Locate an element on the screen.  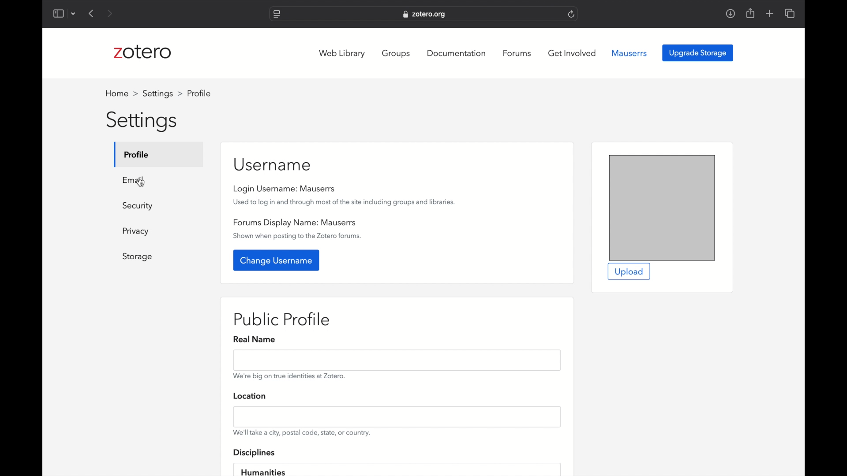
downloads is located at coordinates (731, 13).